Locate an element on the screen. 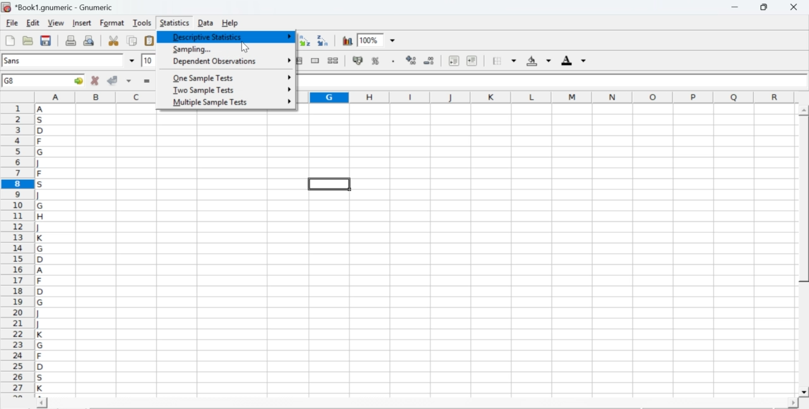 This screenshot has width=809, height=409. one sample tests is located at coordinates (205, 78).